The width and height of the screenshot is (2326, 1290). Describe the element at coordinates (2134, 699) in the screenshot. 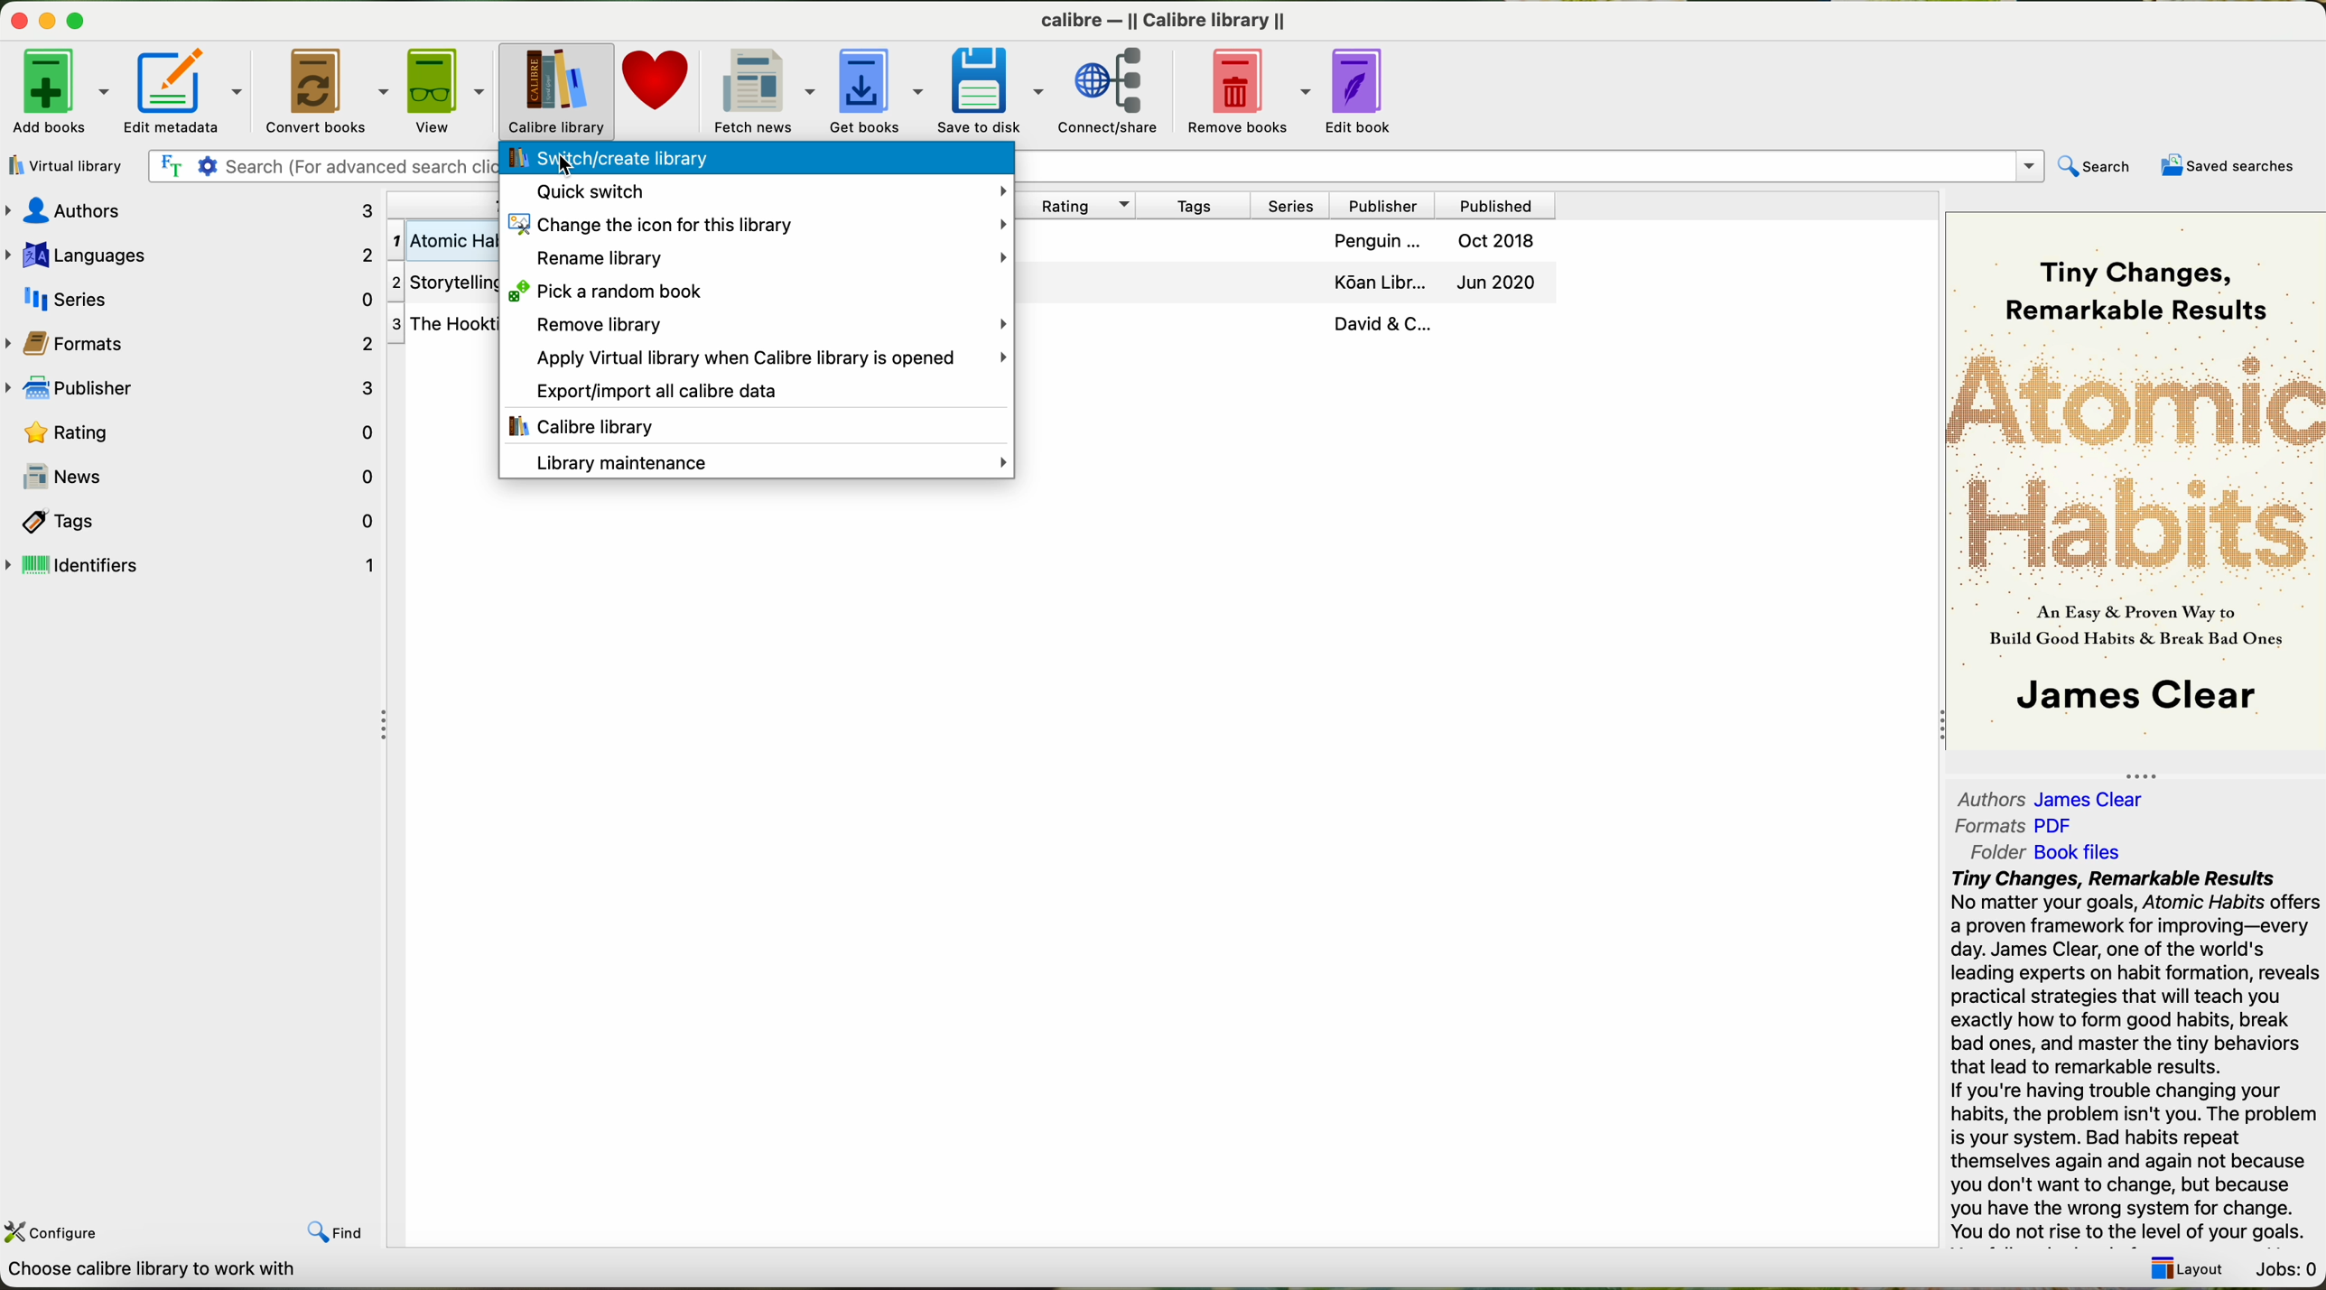

I see `James Clear` at that location.